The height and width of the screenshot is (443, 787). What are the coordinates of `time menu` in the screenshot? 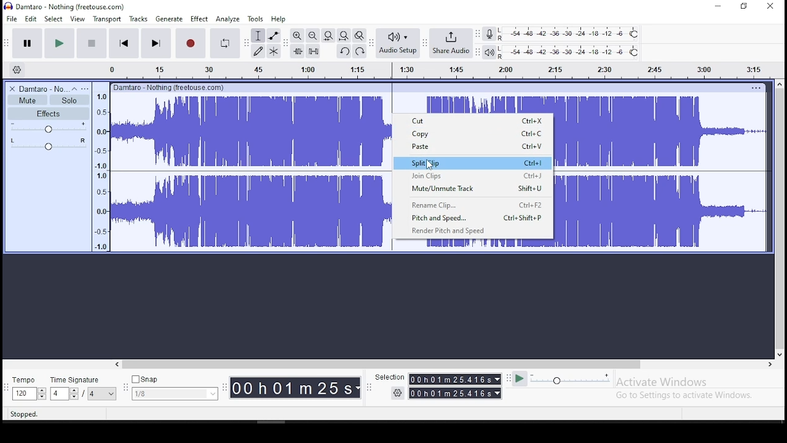 It's located at (295, 387).